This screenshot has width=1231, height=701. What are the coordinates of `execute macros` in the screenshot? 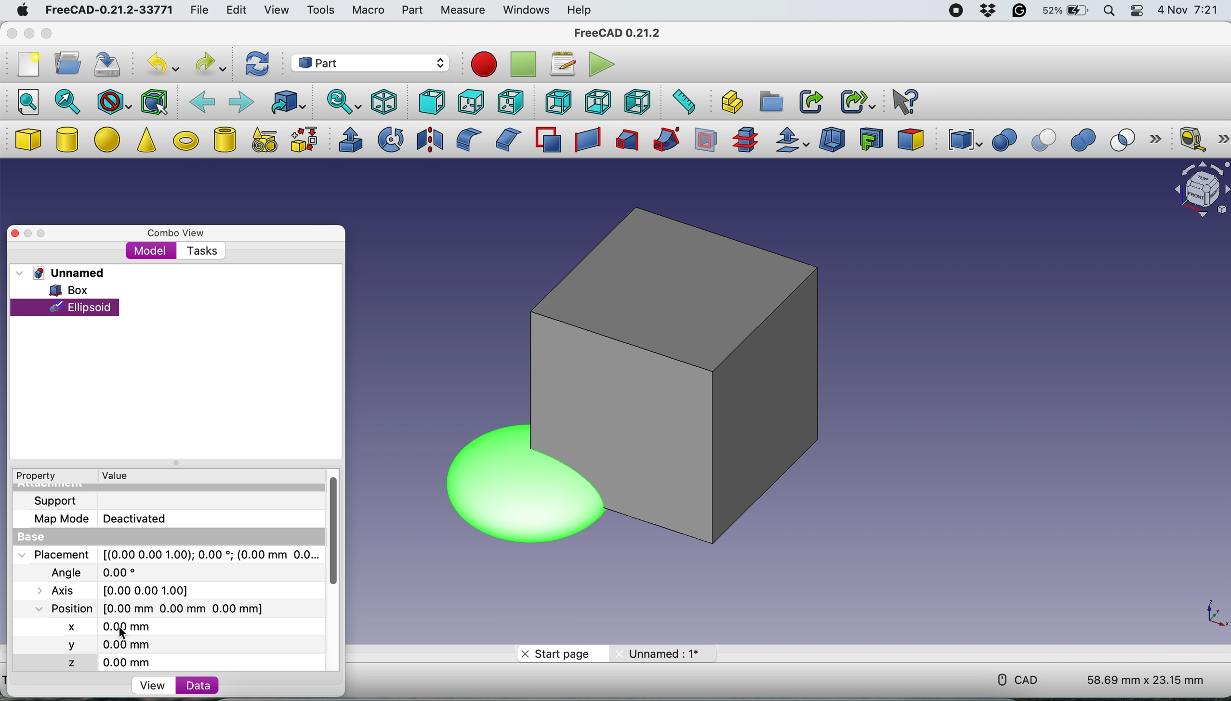 It's located at (600, 65).